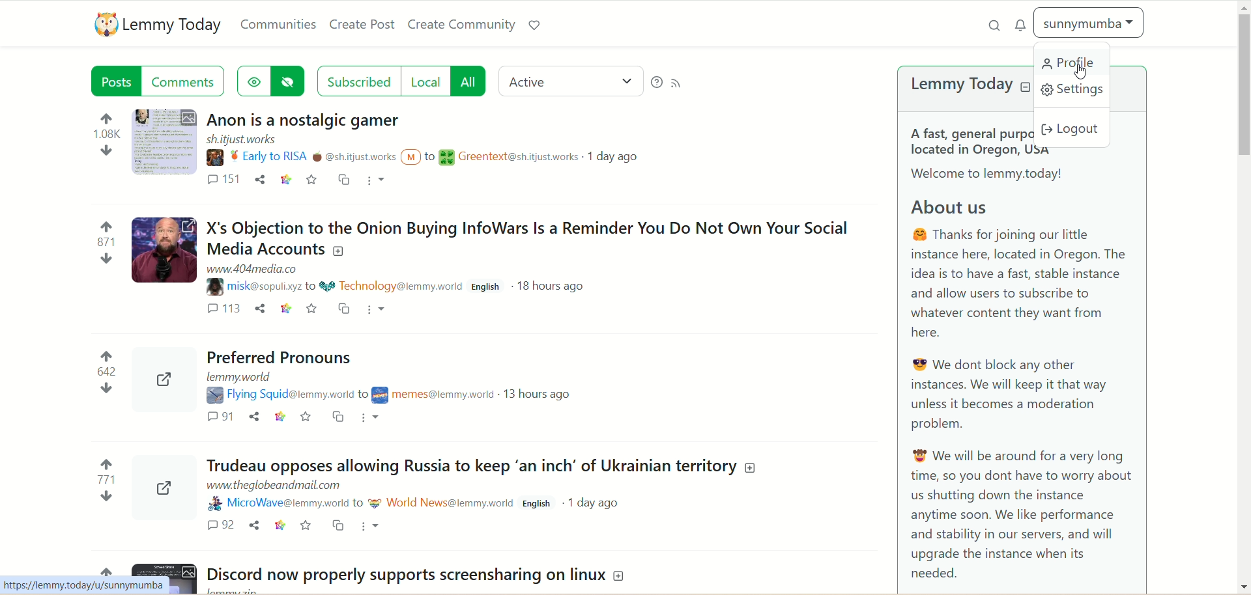 Image resolution: width=1251 pixels, height=595 pixels. What do you see at coordinates (162, 245) in the screenshot?
I see `Image of the post that can be expanded` at bounding box center [162, 245].